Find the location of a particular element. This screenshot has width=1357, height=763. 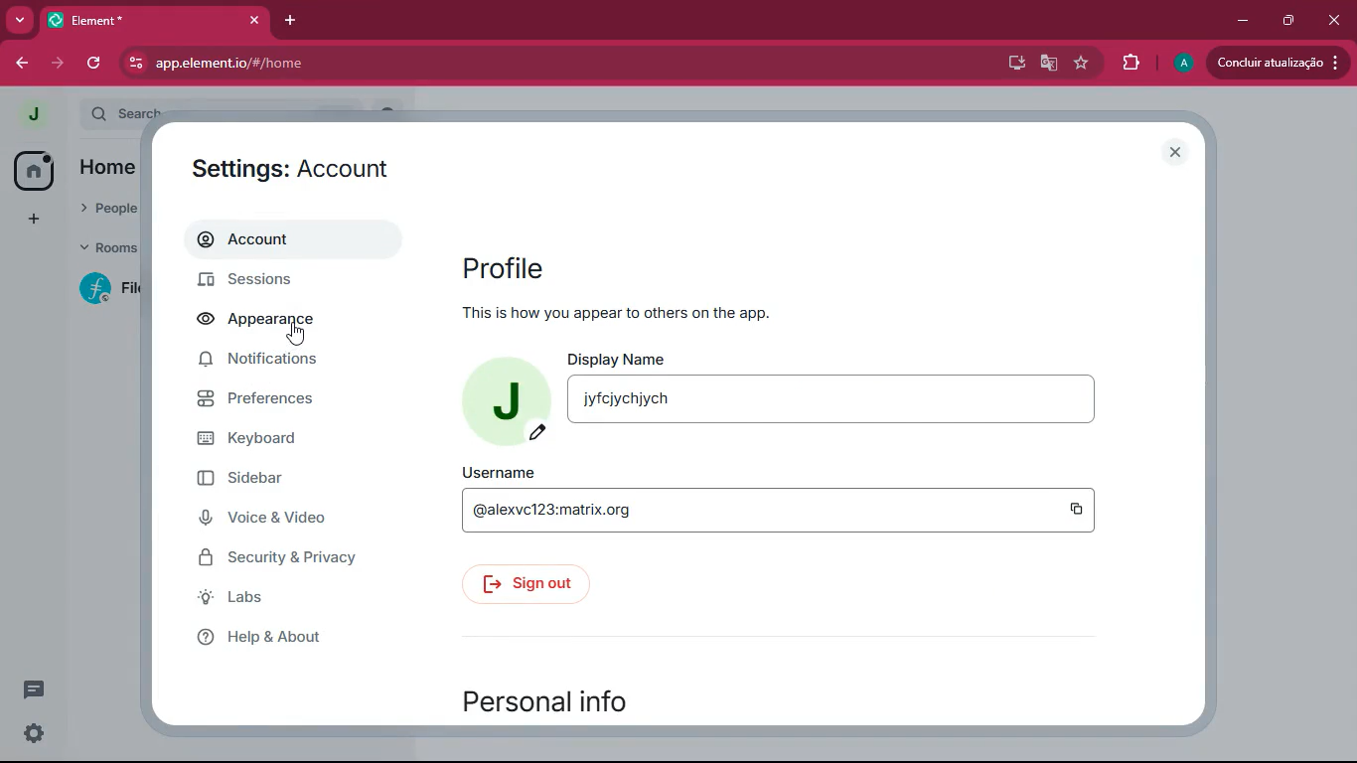

Preferences is located at coordinates (267, 397).